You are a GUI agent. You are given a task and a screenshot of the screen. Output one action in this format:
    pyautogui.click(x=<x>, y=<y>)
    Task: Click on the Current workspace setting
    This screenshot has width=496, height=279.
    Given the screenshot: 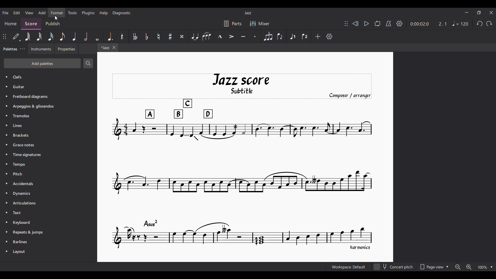 What is the action you would take?
    pyautogui.click(x=348, y=267)
    